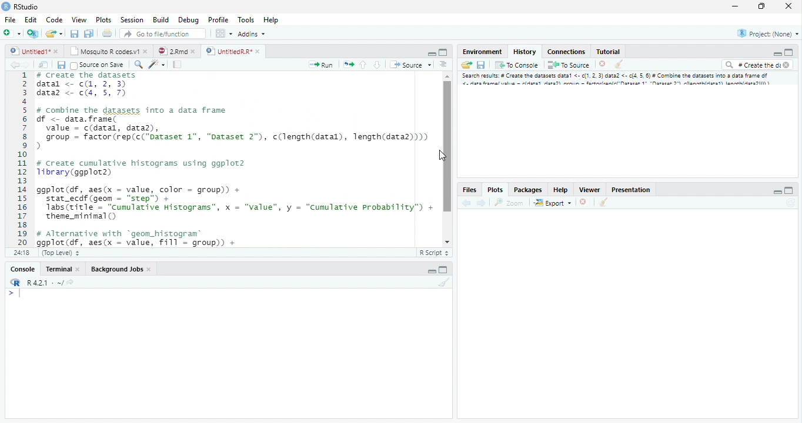 This screenshot has height=423, width=802. Describe the element at coordinates (62, 251) in the screenshot. I see `Top level` at that location.